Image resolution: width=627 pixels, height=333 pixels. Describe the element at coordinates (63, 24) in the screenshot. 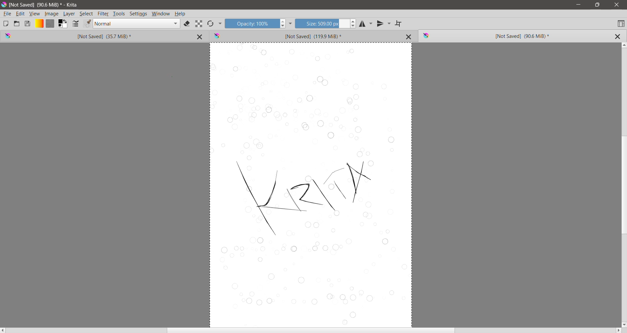

I see `Foreground and Background Color Selector` at that location.